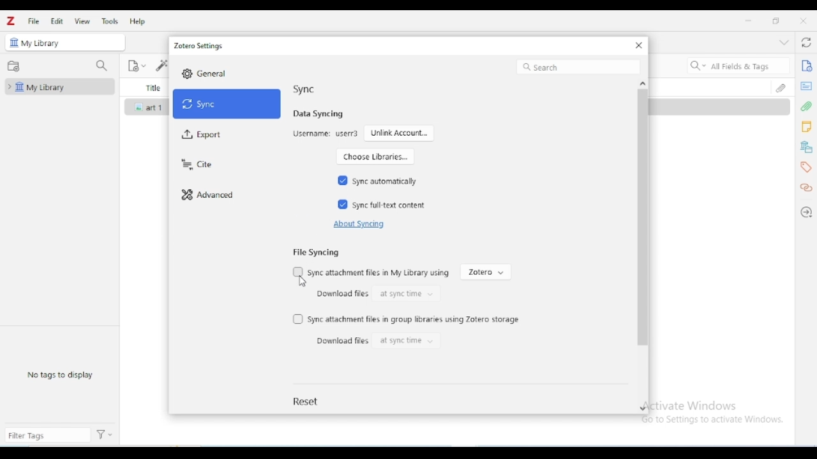  Describe the element at coordinates (486, 272) in the screenshot. I see ` zotero` at that location.